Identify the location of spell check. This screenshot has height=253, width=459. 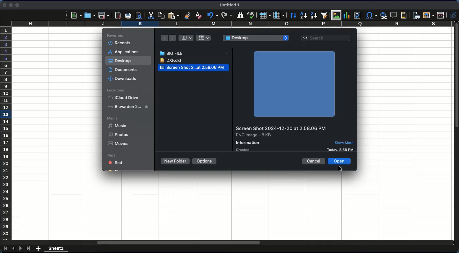
(252, 16).